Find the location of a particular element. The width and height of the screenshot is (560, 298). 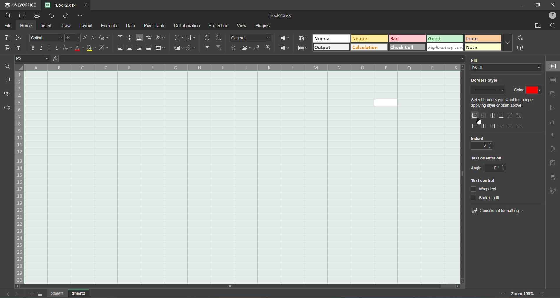

horizontal line only is located at coordinates (510, 126).